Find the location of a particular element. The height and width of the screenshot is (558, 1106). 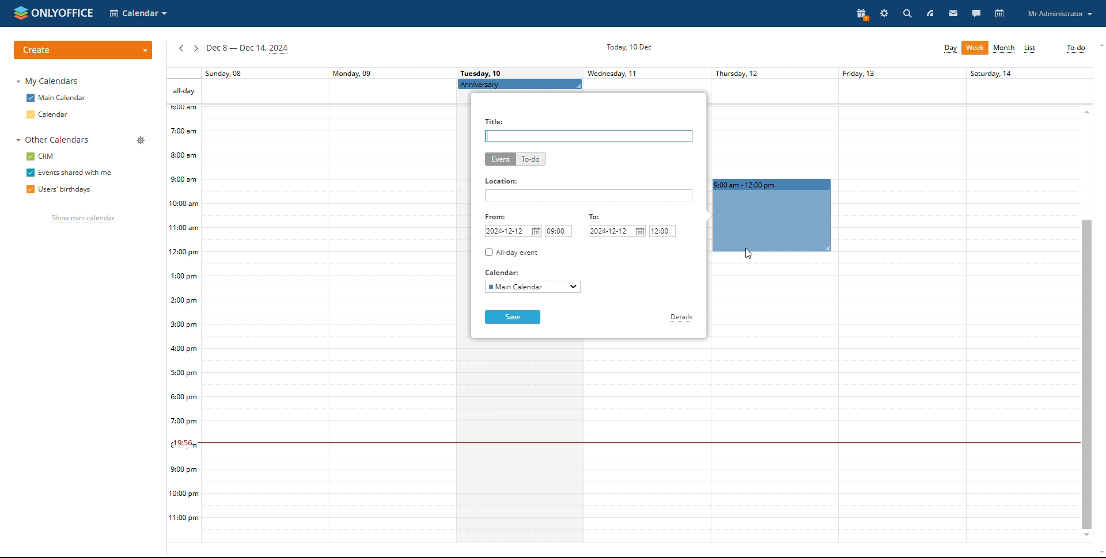

users' birthdays is located at coordinates (69, 190).